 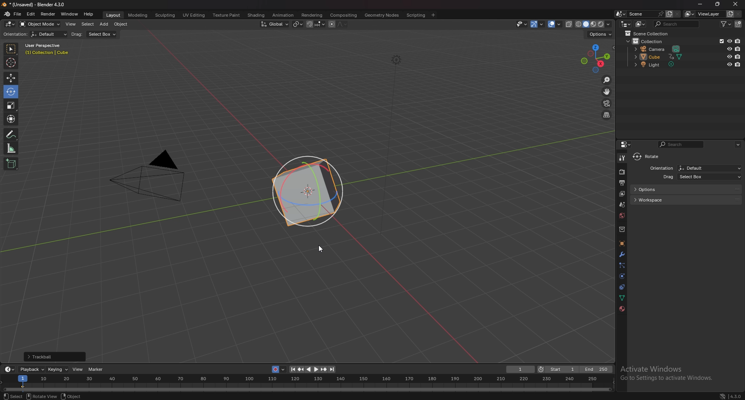 What do you see at coordinates (738, 14) in the screenshot?
I see `remove view layer` at bounding box center [738, 14].